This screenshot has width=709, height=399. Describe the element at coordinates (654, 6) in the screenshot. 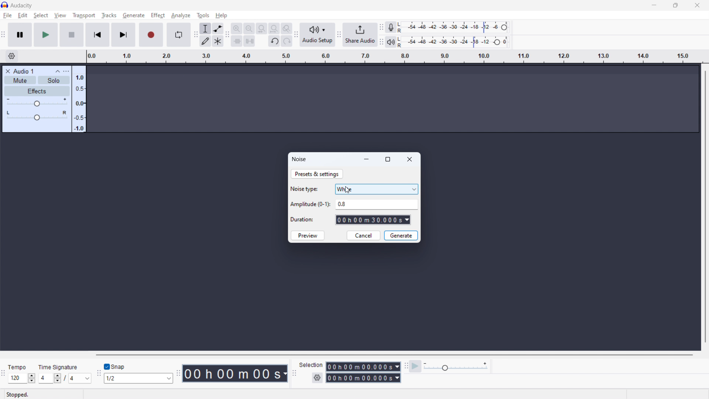

I see `minimize` at that location.